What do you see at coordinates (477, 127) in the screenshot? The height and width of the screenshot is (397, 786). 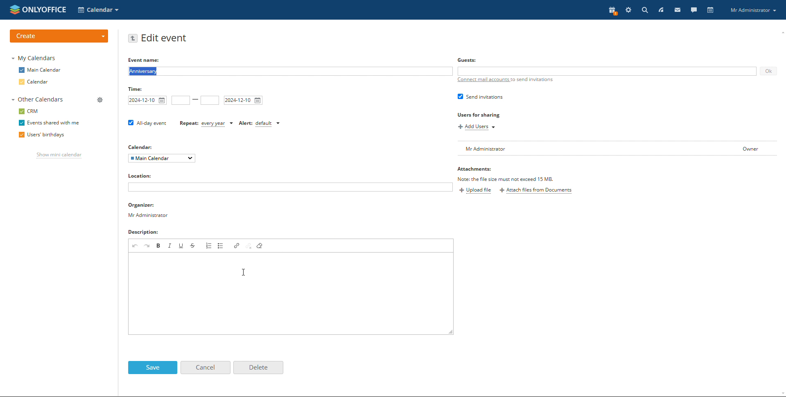 I see `add users` at bounding box center [477, 127].